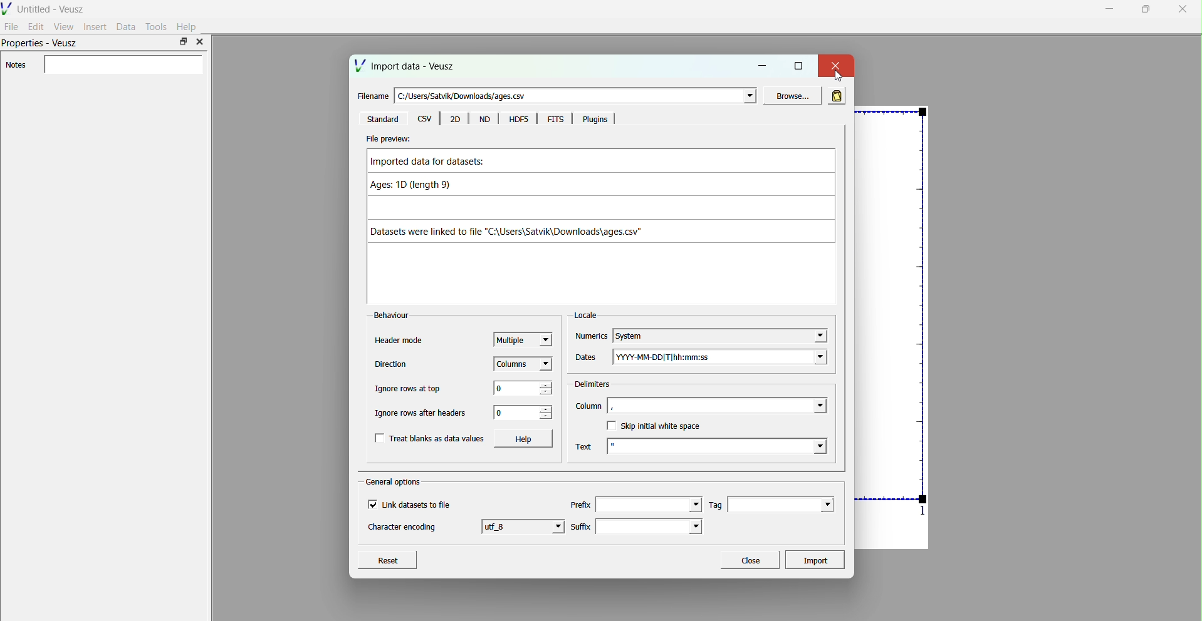  Describe the element at coordinates (157, 26) in the screenshot. I see `Tools` at that location.